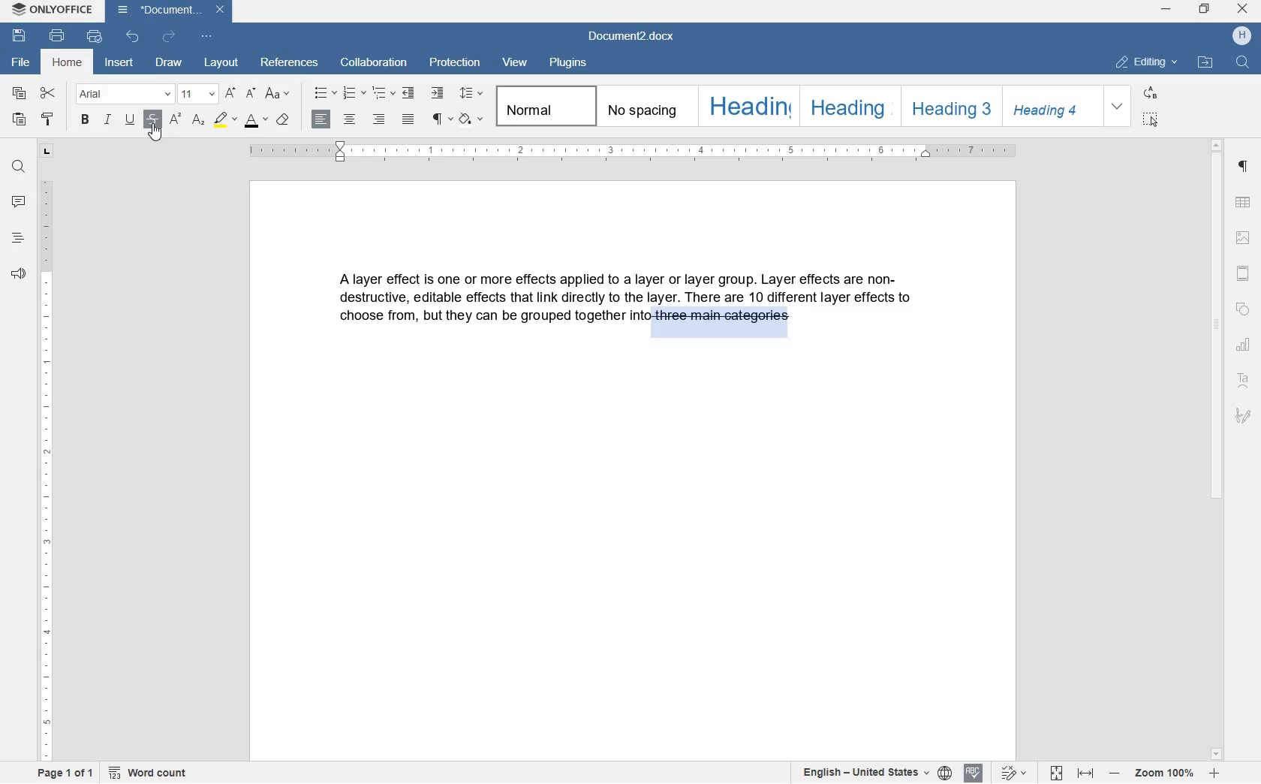 The height and width of the screenshot is (784, 1261). What do you see at coordinates (18, 202) in the screenshot?
I see `comment` at bounding box center [18, 202].